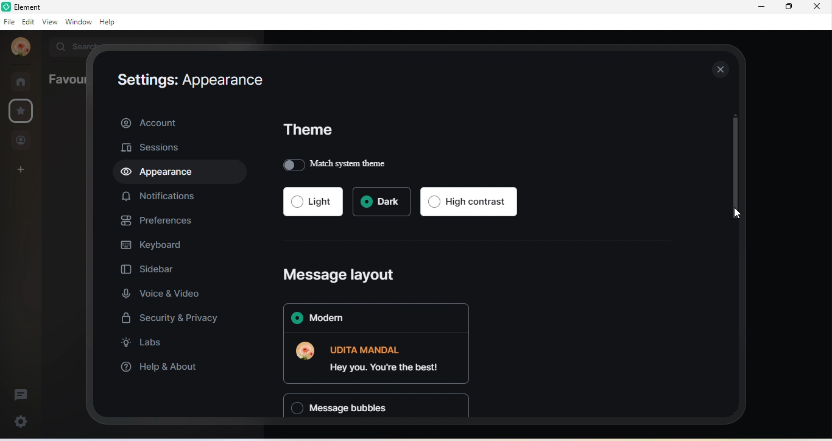 The width and height of the screenshot is (832, 441). Describe the element at coordinates (21, 48) in the screenshot. I see `profile photo` at that location.